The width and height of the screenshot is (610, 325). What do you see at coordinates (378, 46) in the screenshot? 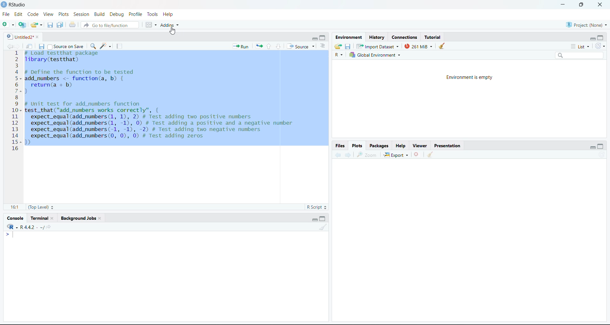
I see `Import Dataset` at bounding box center [378, 46].